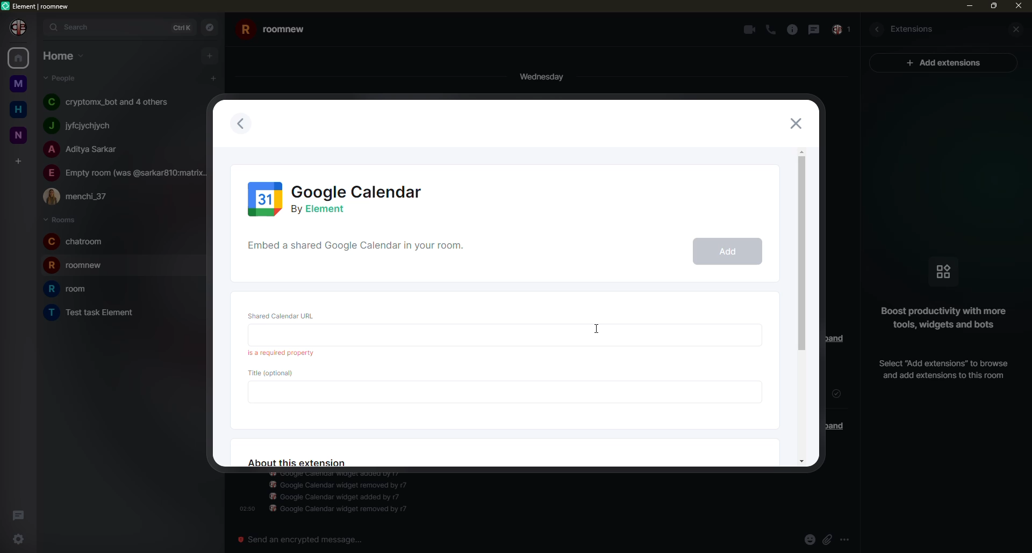  Describe the element at coordinates (1019, 8) in the screenshot. I see `close` at that location.